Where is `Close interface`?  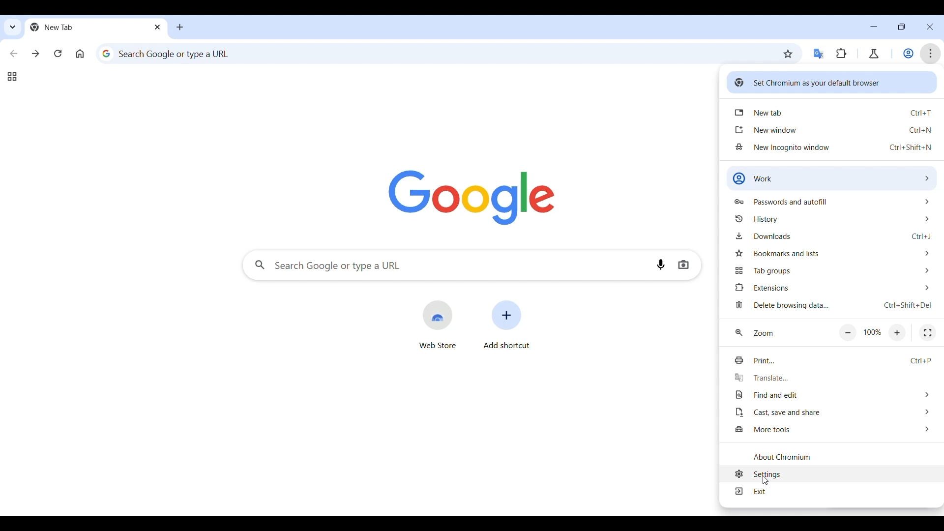 Close interface is located at coordinates (930, 27).